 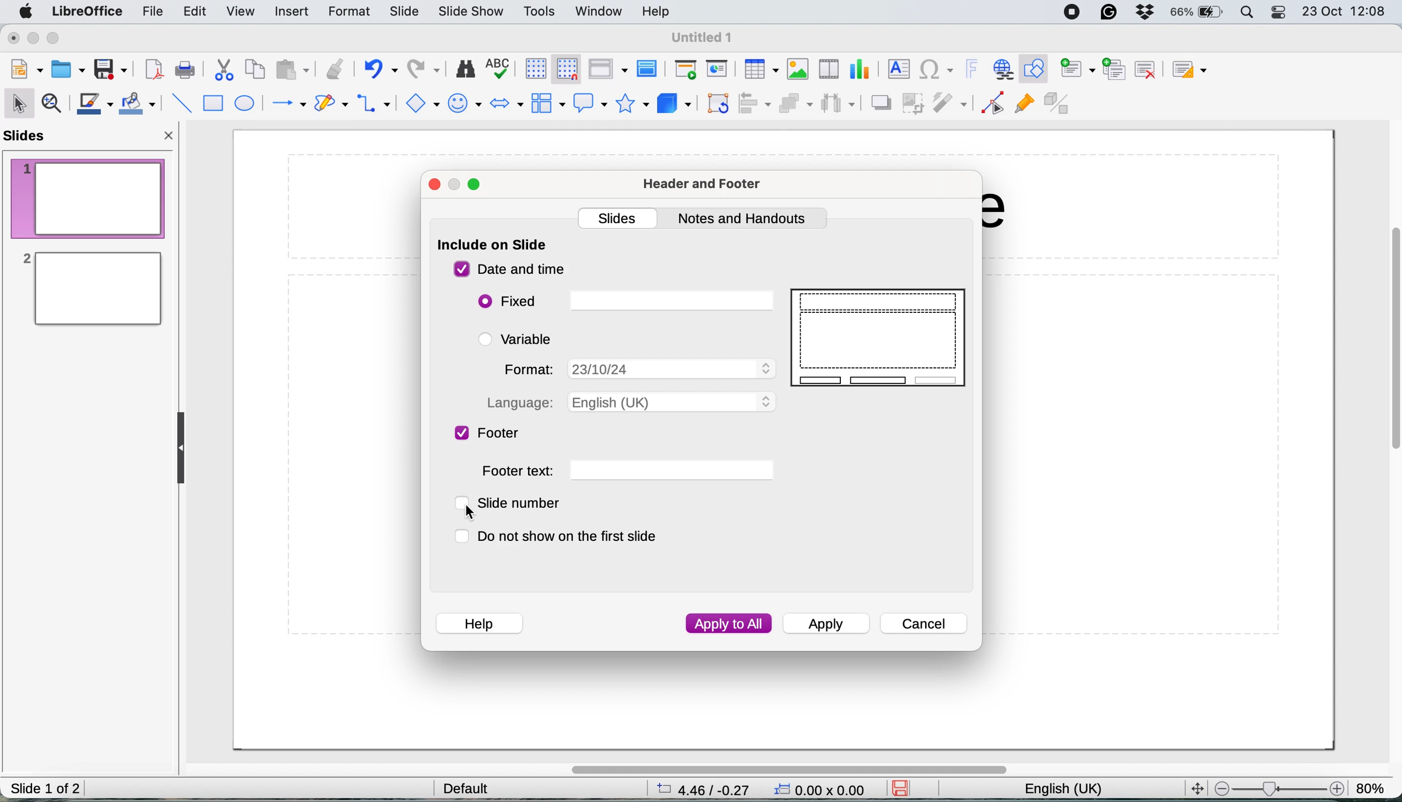 I want to click on insert audio video, so click(x=832, y=68).